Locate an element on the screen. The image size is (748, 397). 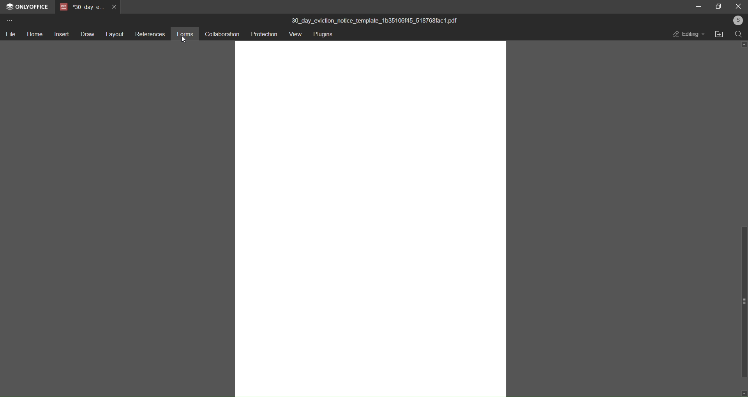
tab name is located at coordinates (84, 7).